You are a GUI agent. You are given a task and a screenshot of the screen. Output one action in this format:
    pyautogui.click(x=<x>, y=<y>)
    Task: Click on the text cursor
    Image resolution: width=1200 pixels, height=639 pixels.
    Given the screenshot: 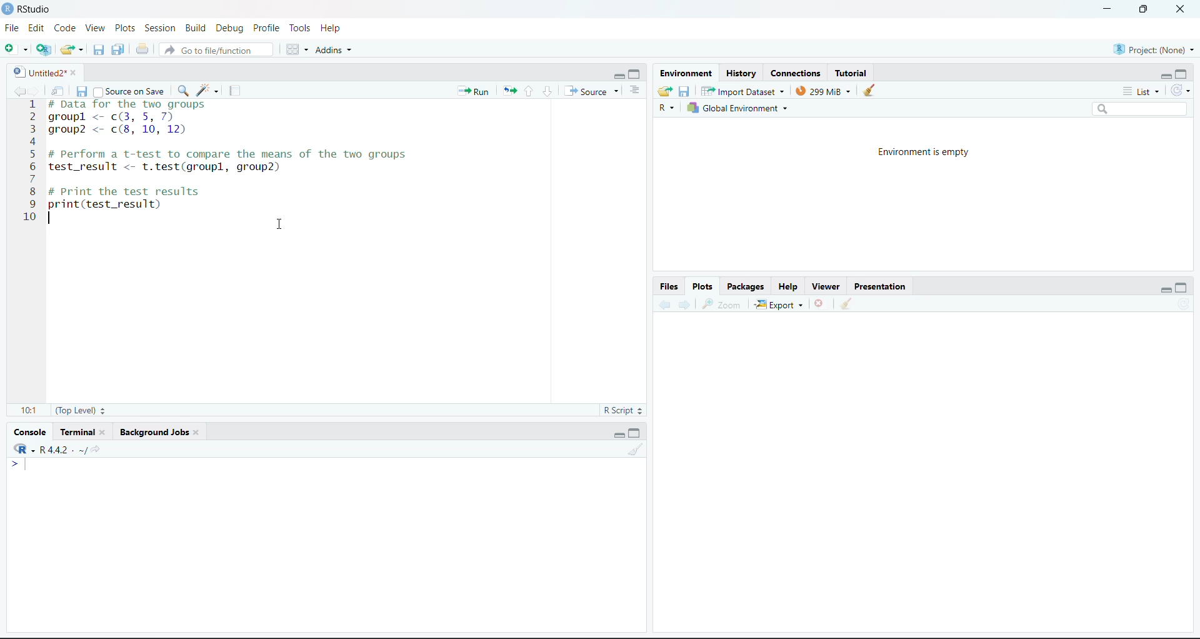 What is the action you would take?
    pyautogui.click(x=49, y=218)
    